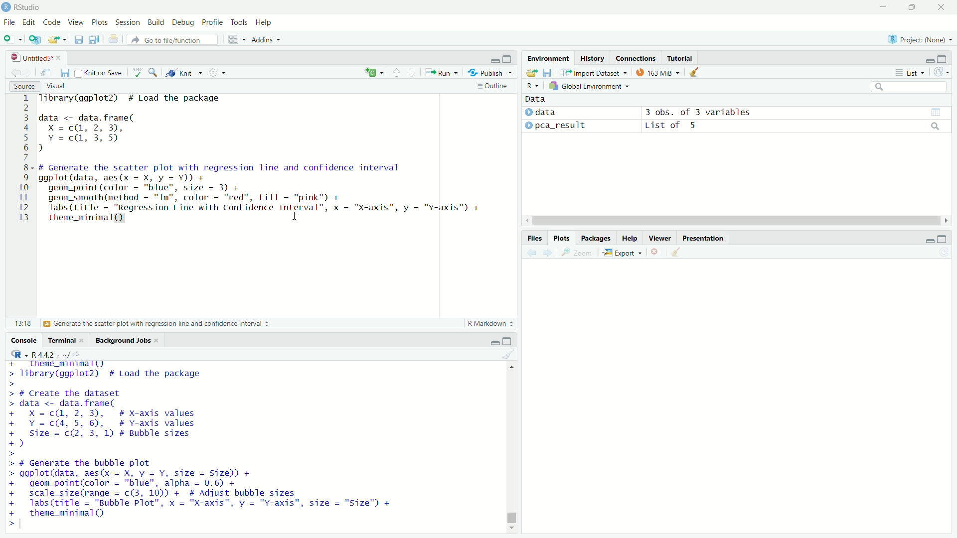  What do you see at coordinates (49, 354) in the screenshot?
I see `R4.4.2. ~` at bounding box center [49, 354].